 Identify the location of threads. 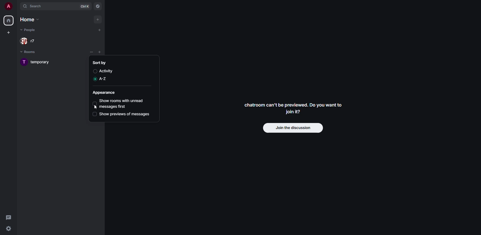
(9, 217).